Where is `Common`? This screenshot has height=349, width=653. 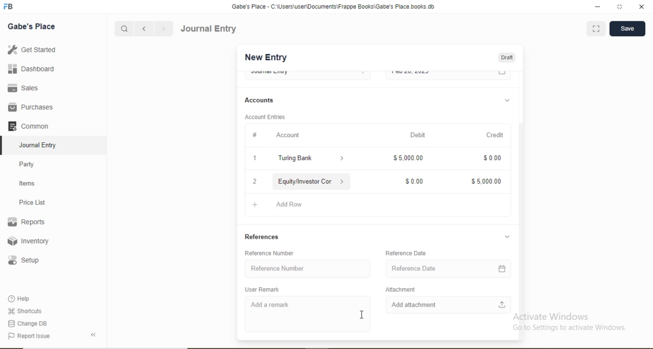 Common is located at coordinates (28, 126).